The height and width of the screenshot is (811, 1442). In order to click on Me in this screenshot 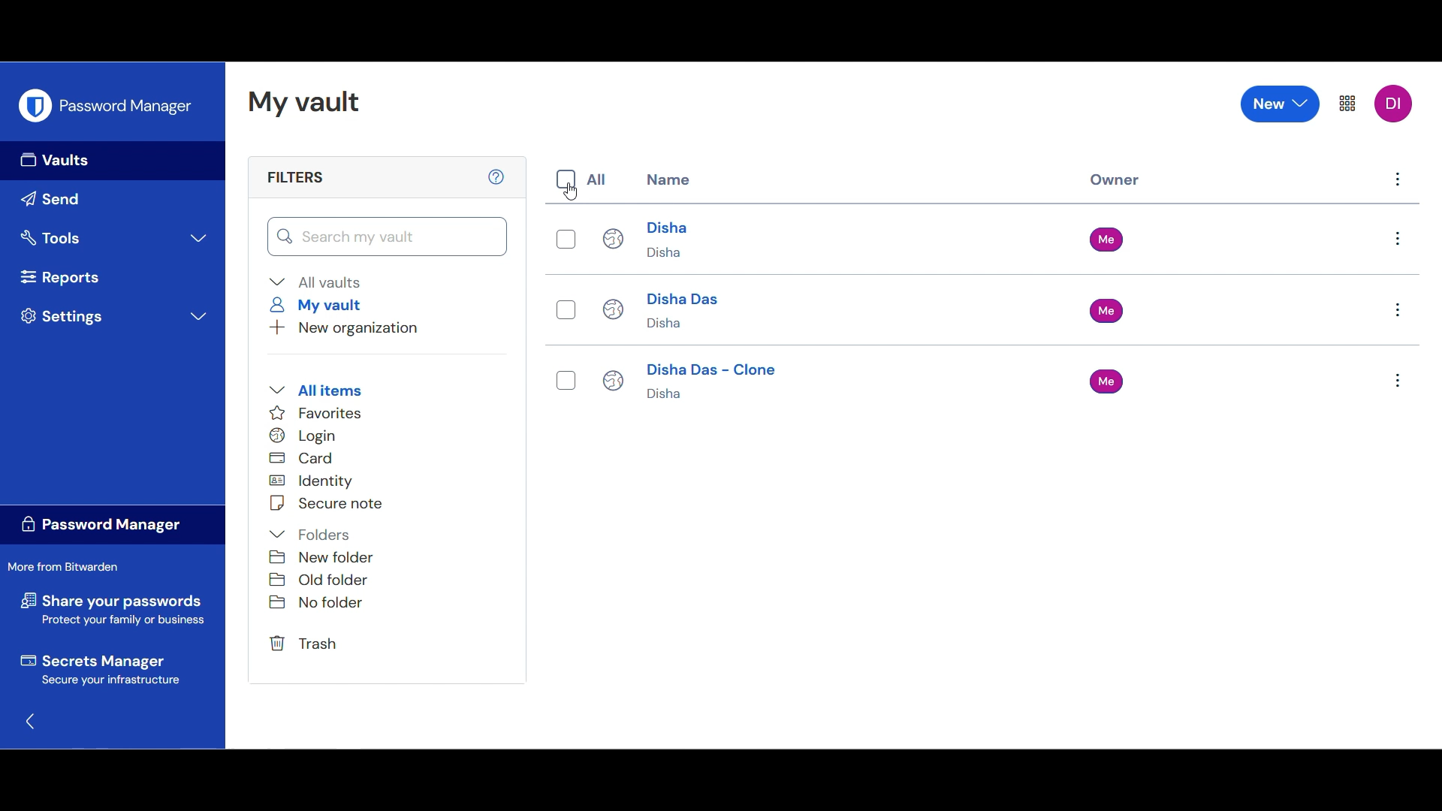, I will do `click(1110, 239)`.